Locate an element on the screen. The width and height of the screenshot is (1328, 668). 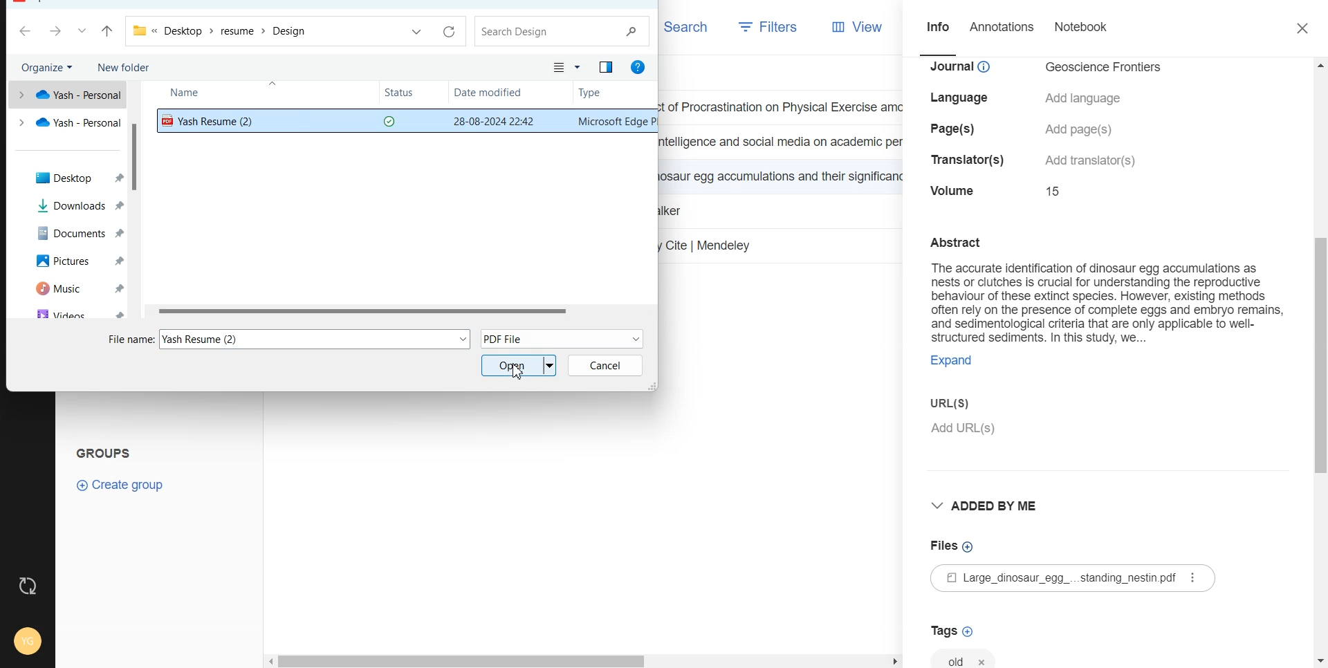
Cancel is located at coordinates (605, 365).